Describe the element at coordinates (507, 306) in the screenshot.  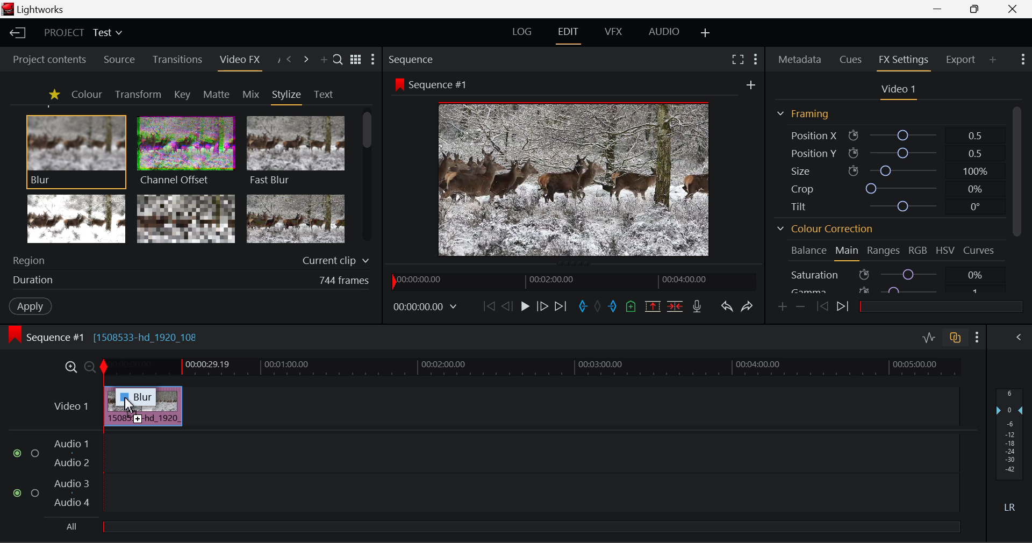
I see `Go Back` at that location.